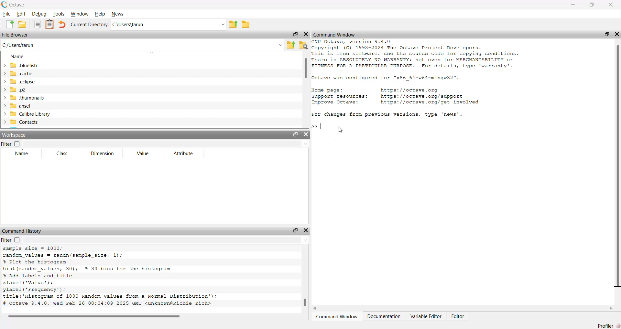 The image size is (621, 329). I want to click on scroll right, so click(611, 308).